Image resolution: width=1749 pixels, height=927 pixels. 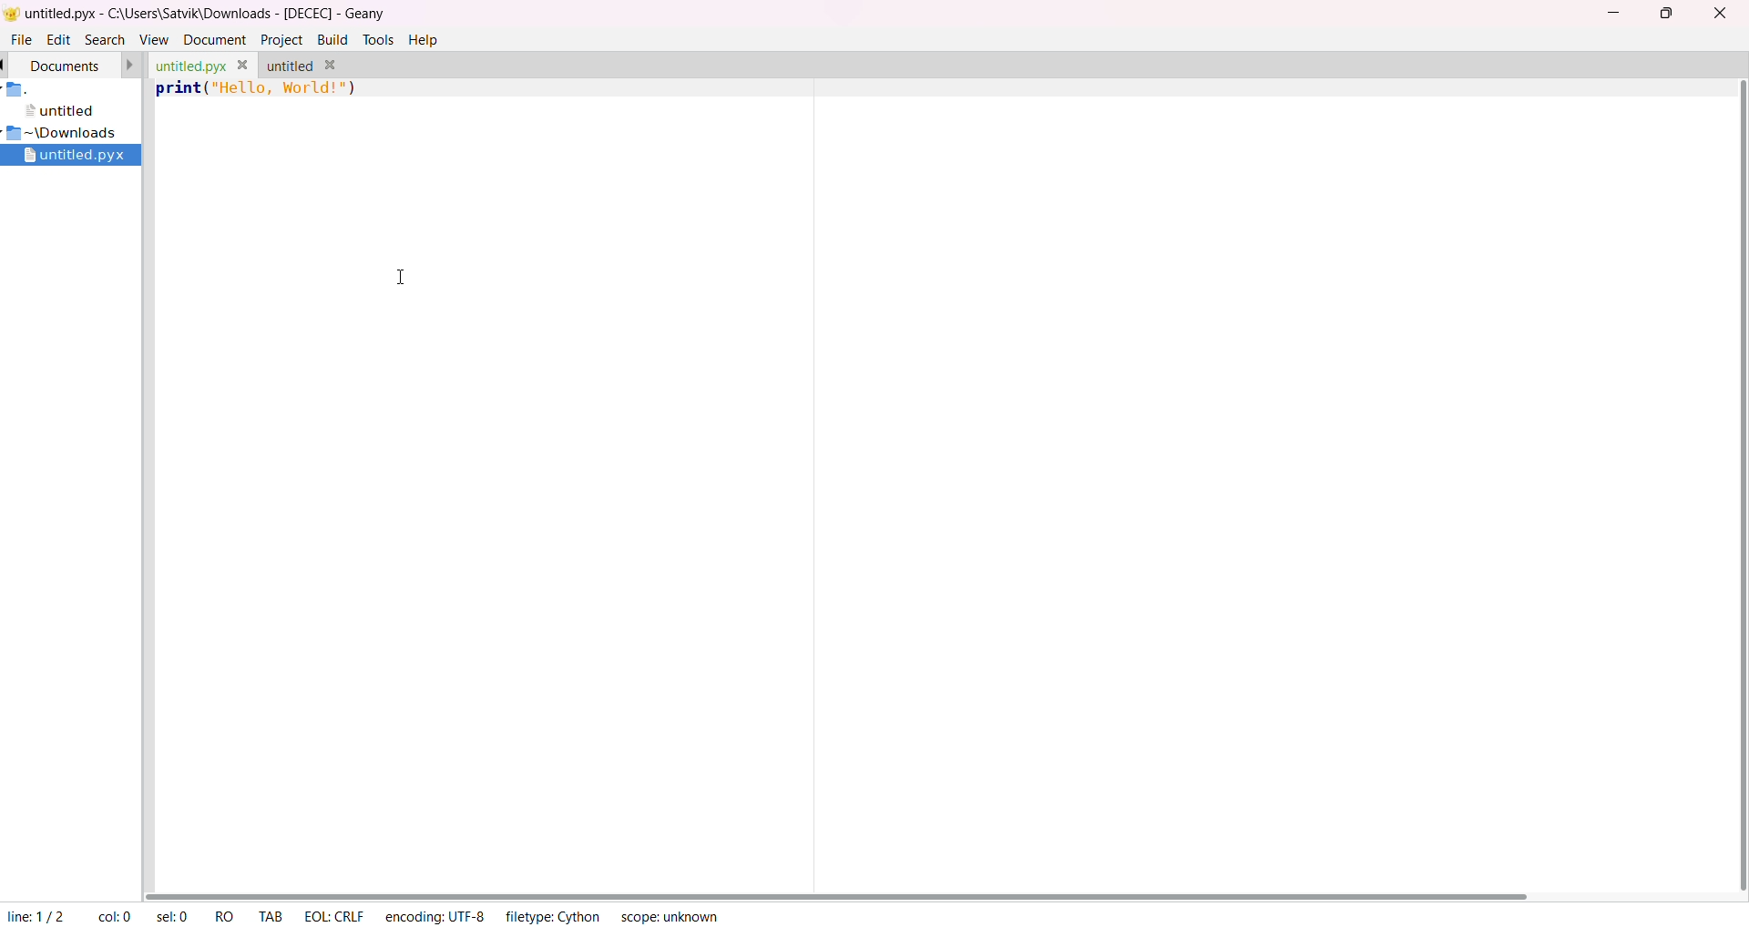 I want to click on document, so click(x=68, y=66).